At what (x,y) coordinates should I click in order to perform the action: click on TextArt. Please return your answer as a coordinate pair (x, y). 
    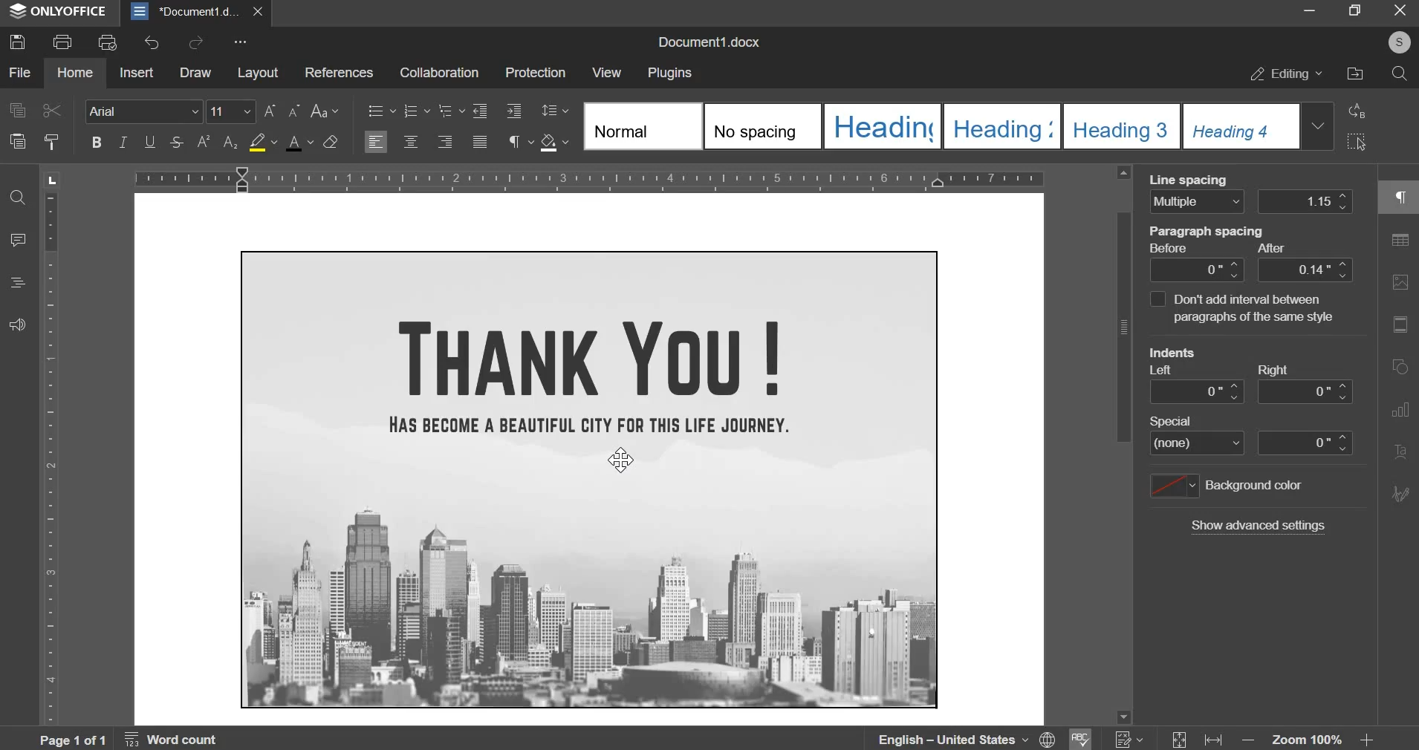
    Looking at the image, I should click on (1403, 451).